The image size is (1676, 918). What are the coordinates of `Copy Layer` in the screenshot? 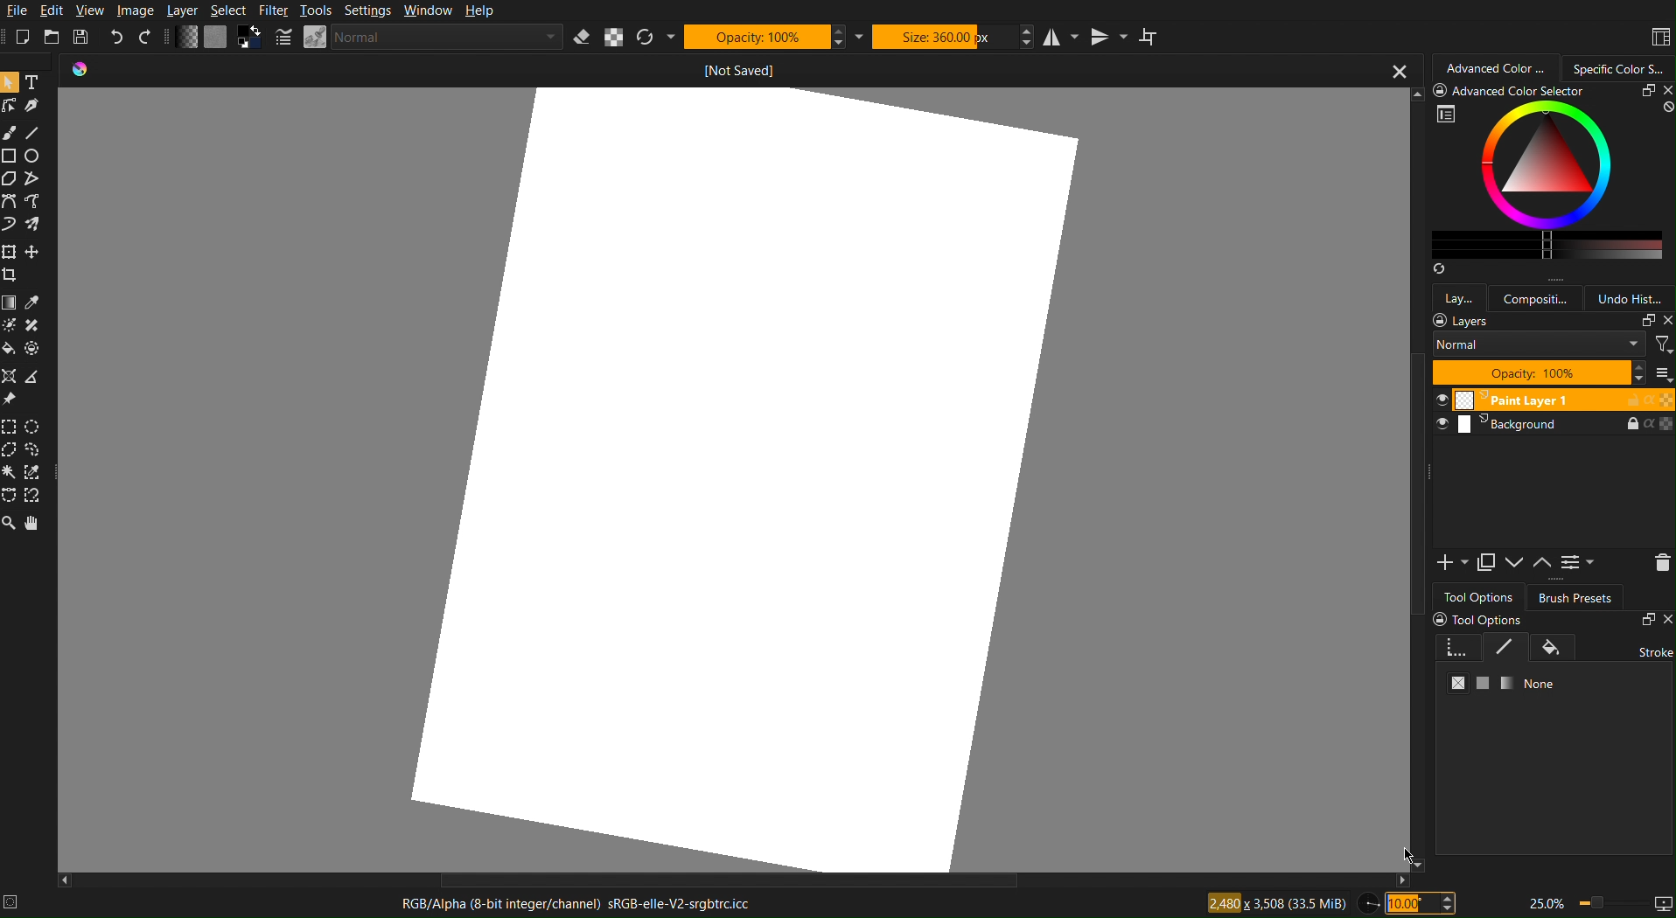 It's located at (1486, 563).